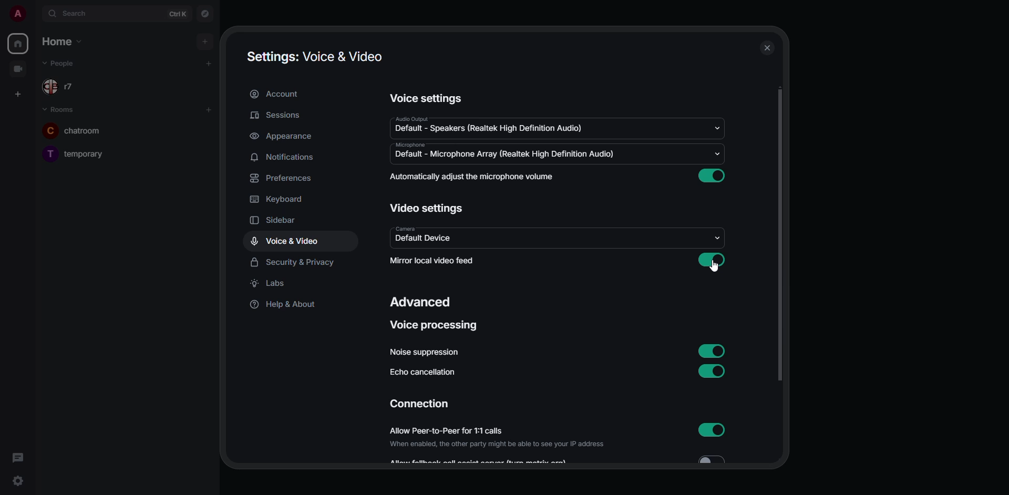 The image size is (1009, 495). Describe the element at coordinates (273, 285) in the screenshot. I see `labs` at that location.